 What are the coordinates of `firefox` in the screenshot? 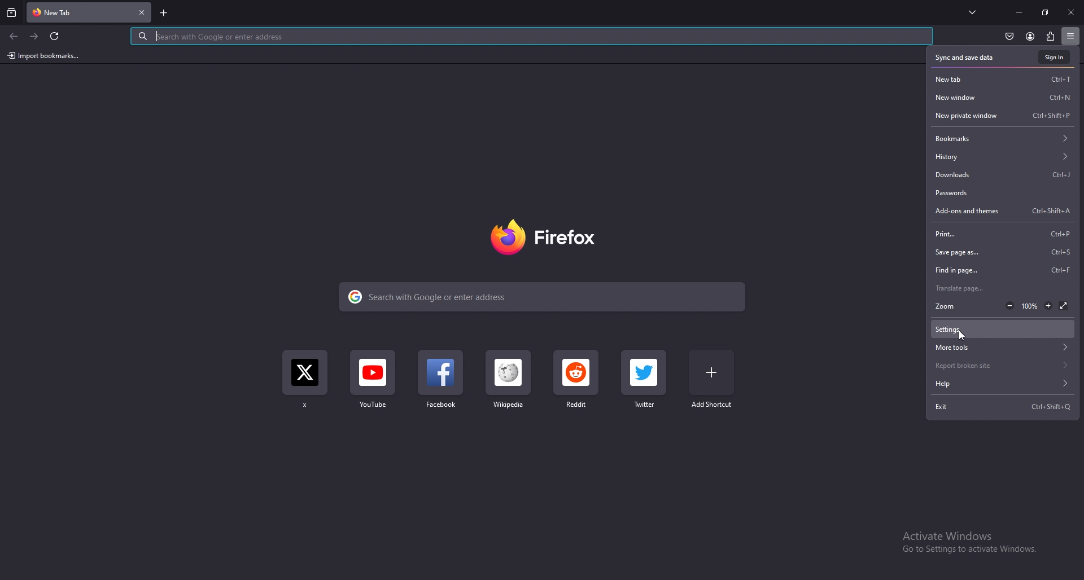 It's located at (547, 238).